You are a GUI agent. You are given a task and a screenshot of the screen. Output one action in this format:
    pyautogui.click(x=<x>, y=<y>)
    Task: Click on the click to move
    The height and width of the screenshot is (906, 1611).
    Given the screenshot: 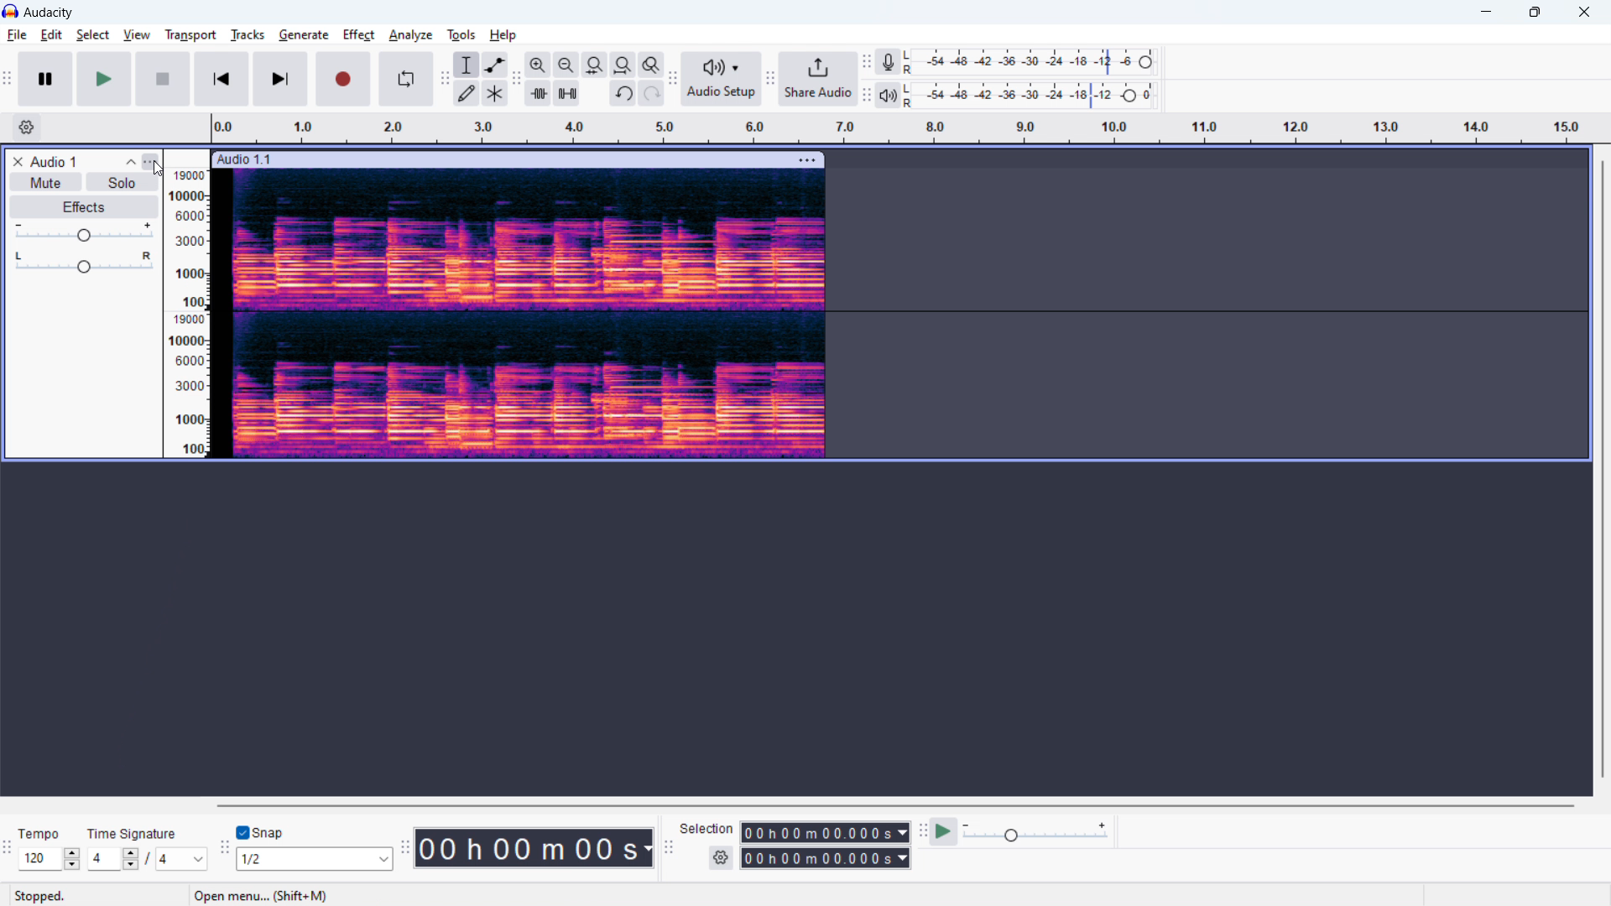 What is the action you would take?
    pyautogui.click(x=498, y=160)
    